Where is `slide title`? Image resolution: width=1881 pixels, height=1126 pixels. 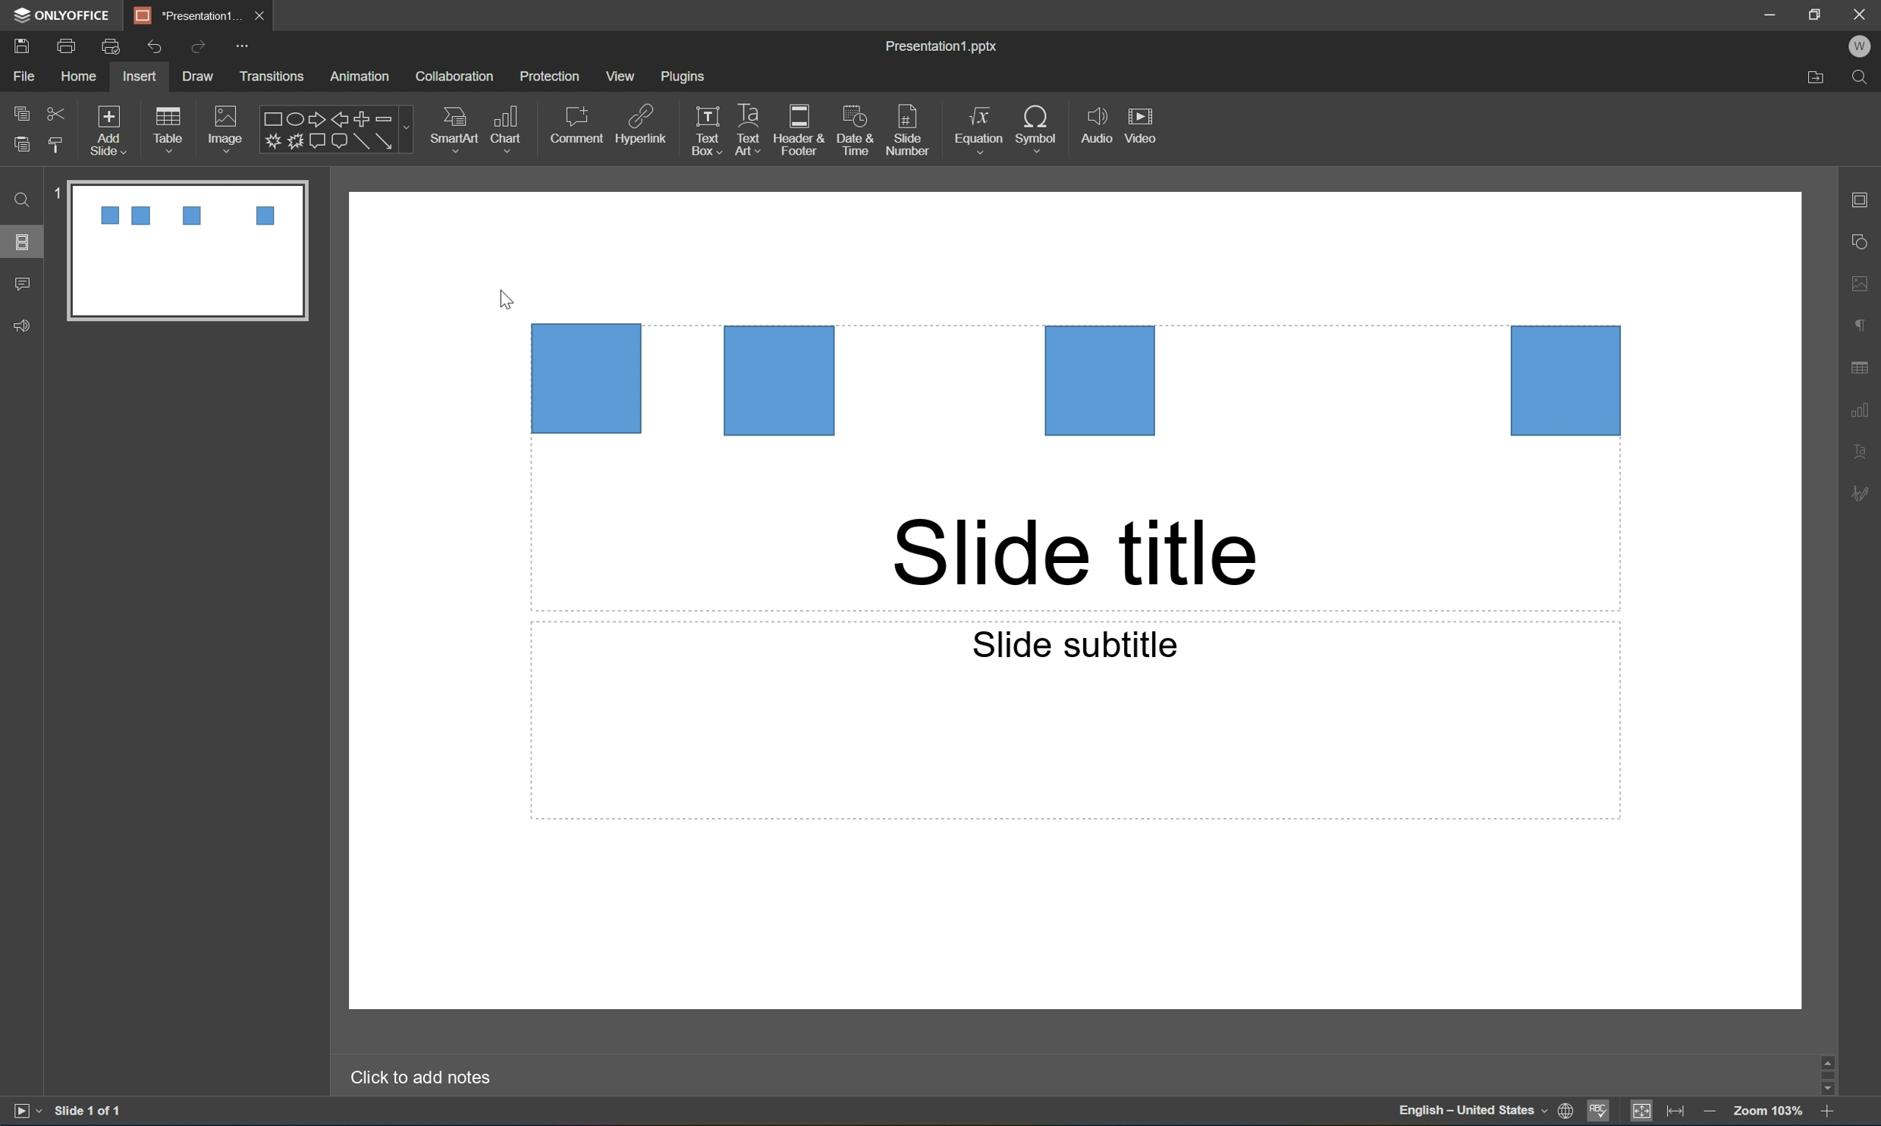 slide title is located at coordinates (1076, 553).